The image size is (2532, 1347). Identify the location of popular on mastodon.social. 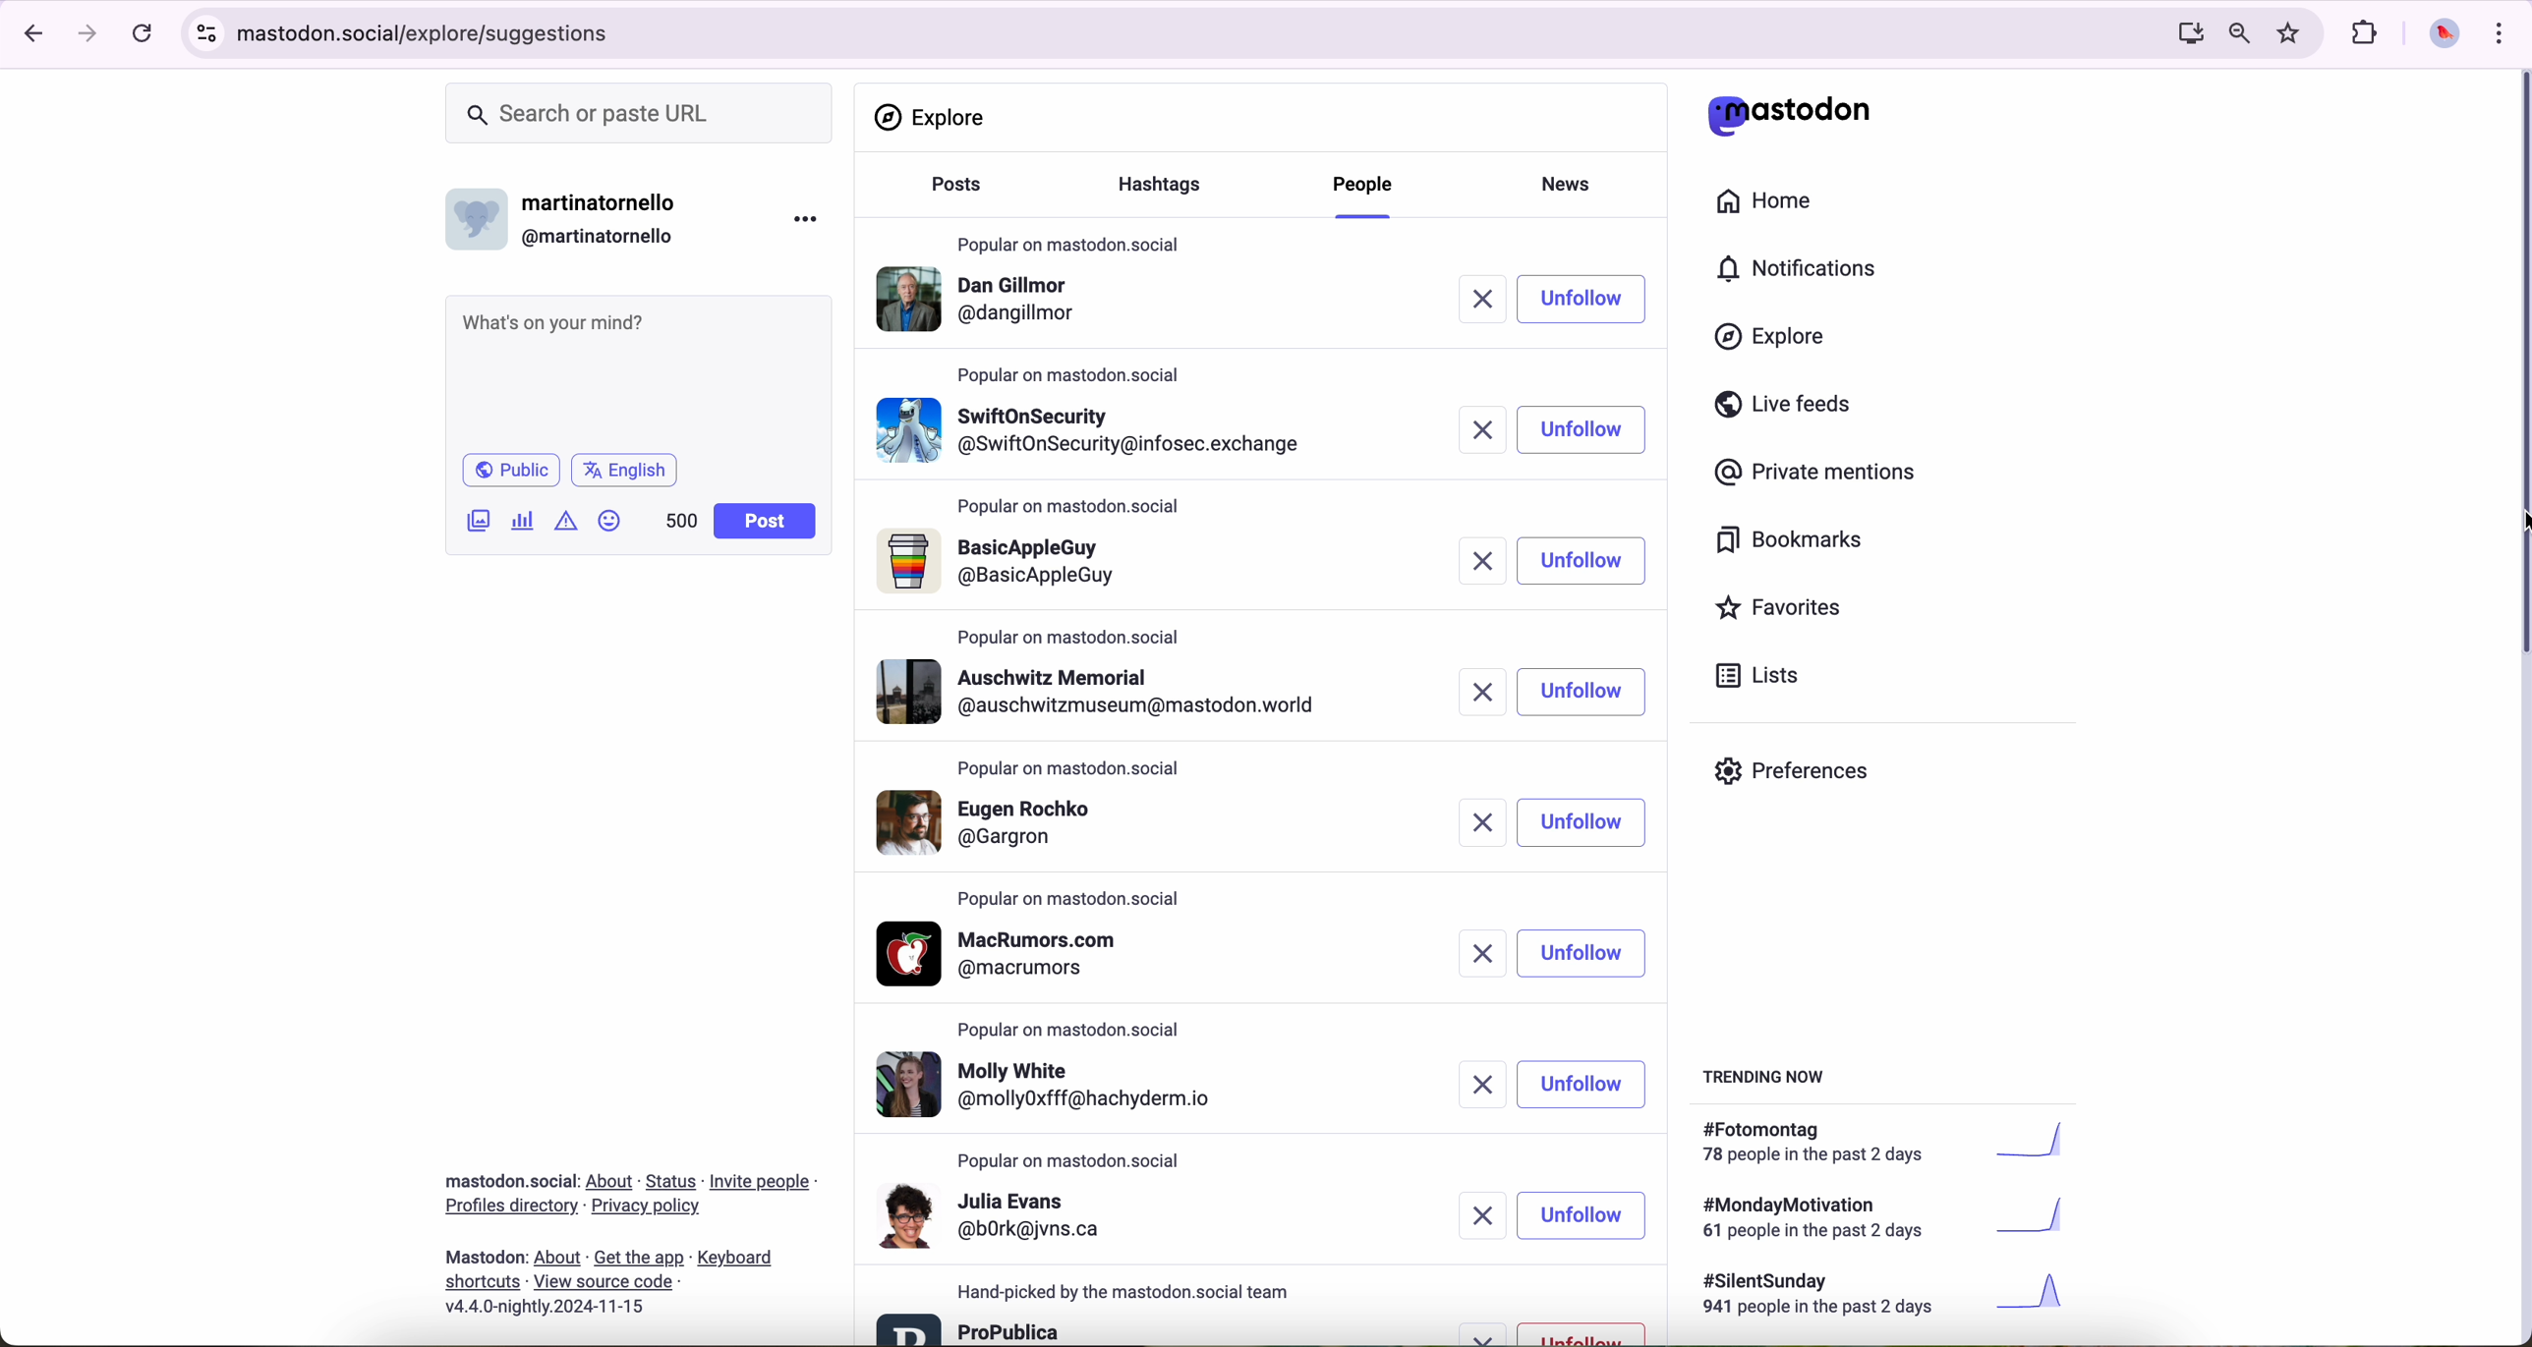
(1072, 1161).